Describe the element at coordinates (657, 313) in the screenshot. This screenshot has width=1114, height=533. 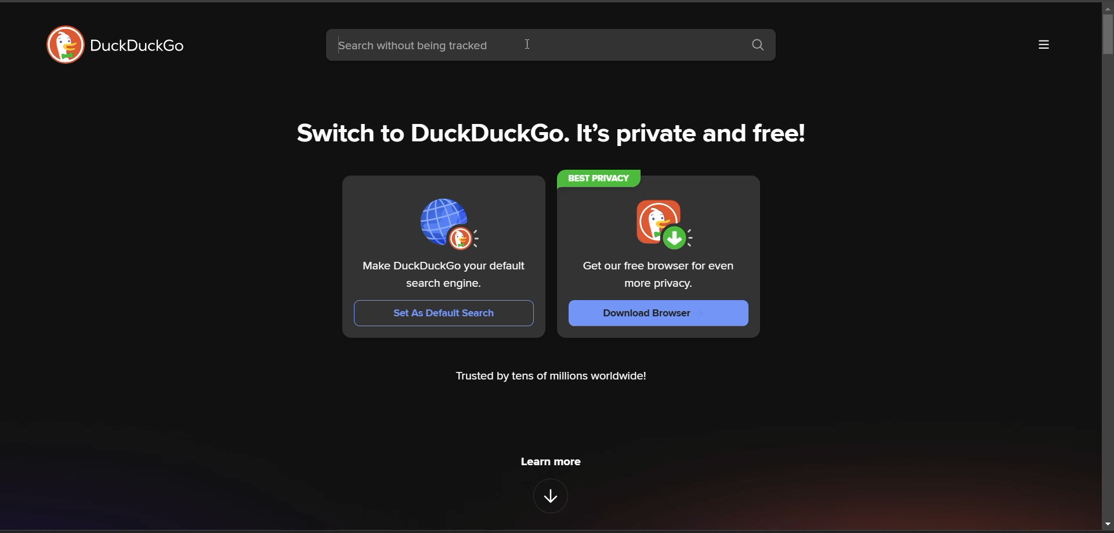
I see `Download Browser` at that location.